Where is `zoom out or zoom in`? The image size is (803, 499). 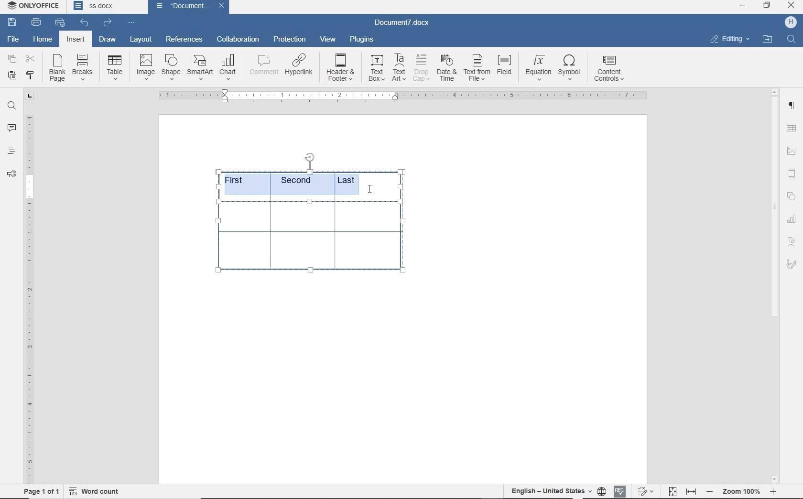 zoom out or zoom in is located at coordinates (744, 490).